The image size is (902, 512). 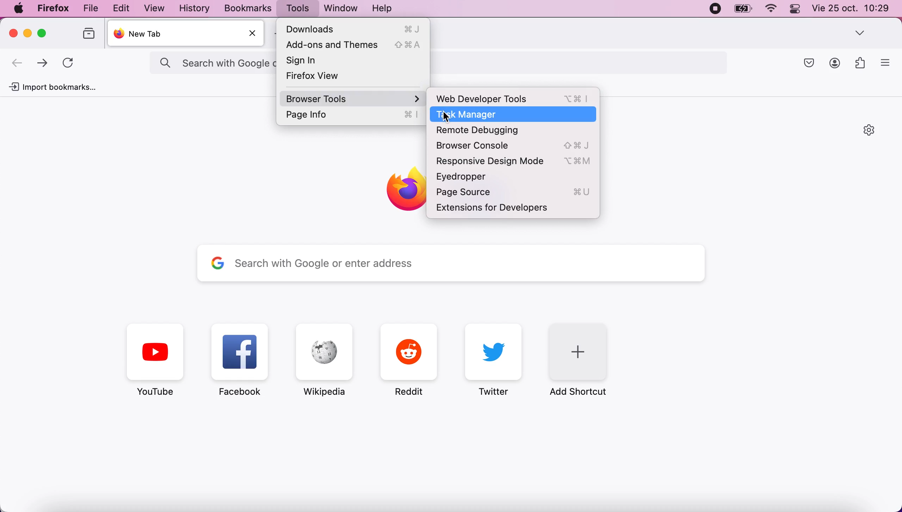 I want to click on New Tab, so click(x=187, y=33).